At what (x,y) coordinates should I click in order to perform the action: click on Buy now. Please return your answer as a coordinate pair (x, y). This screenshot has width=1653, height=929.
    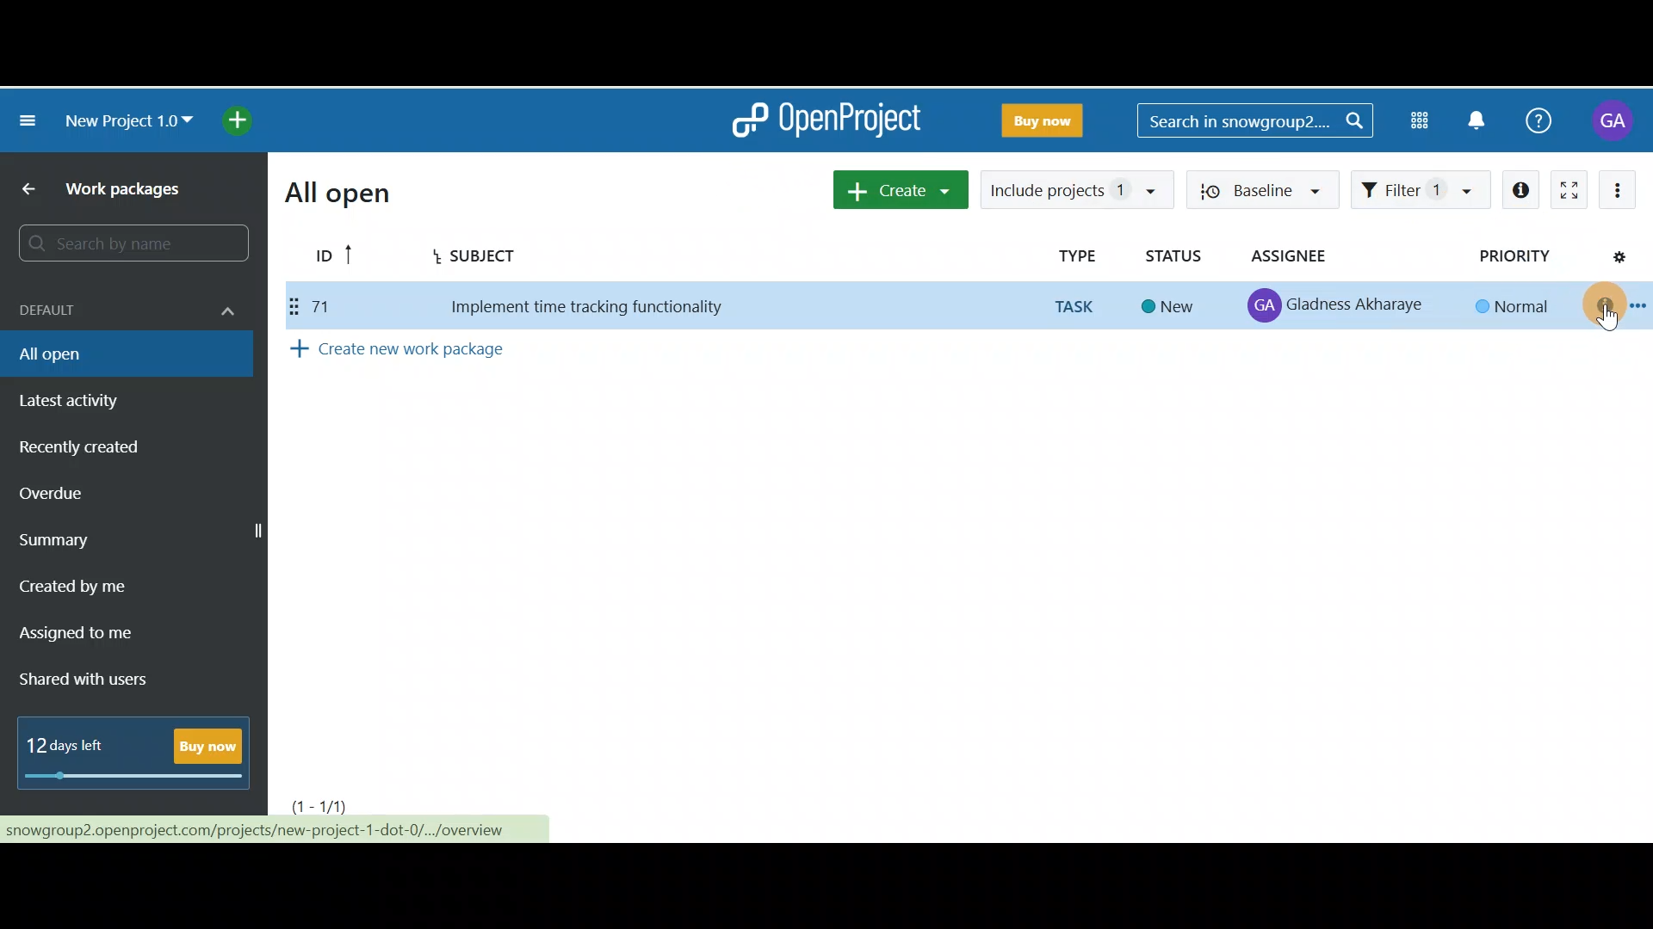
    Looking at the image, I should click on (1042, 120).